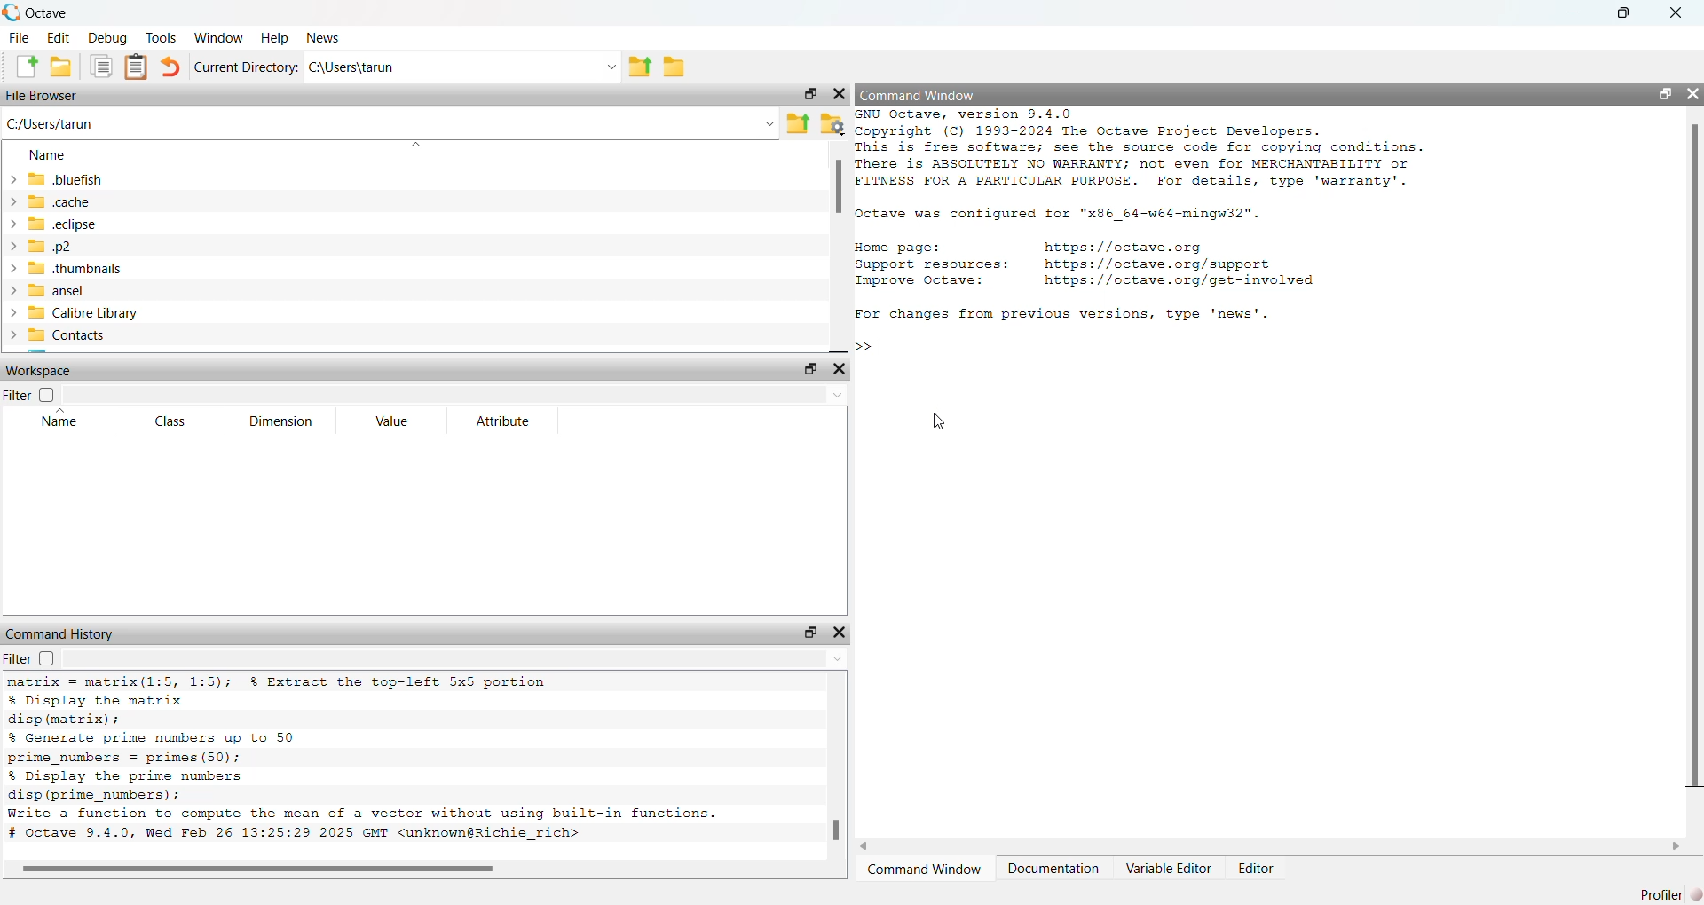 This screenshot has width=1704, height=905. What do you see at coordinates (136, 67) in the screenshot?
I see `clip board` at bounding box center [136, 67].